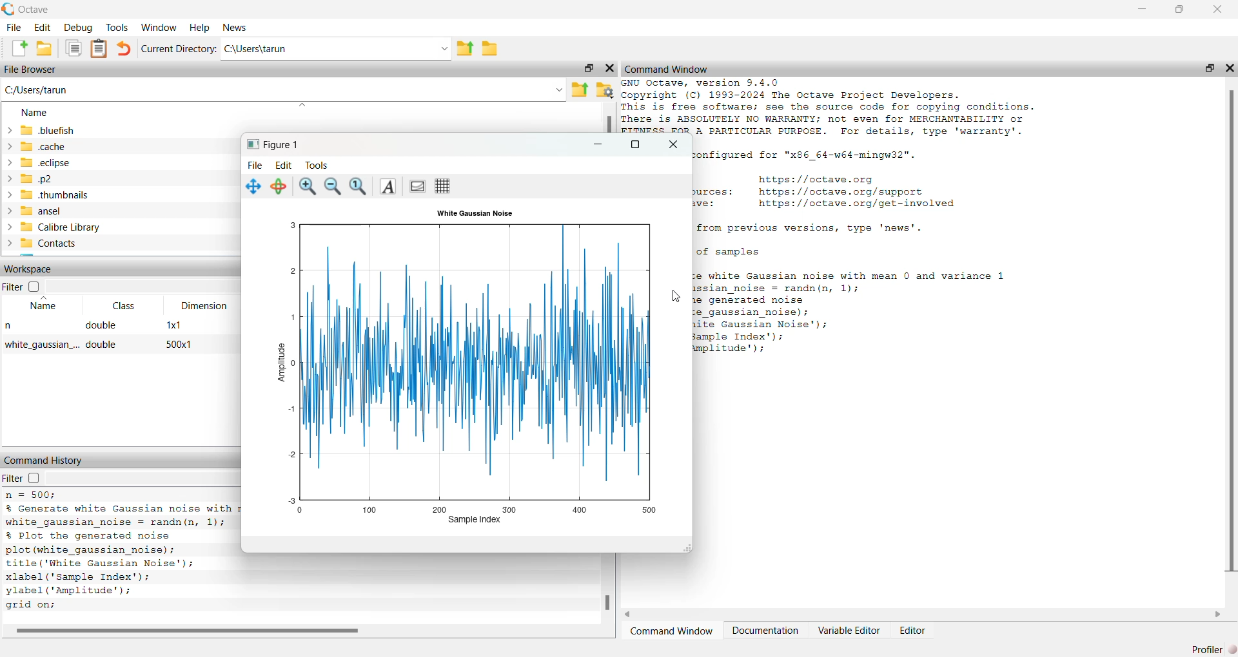  What do you see at coordinates (475, 366) in the screenshot?
I see `graph` at bounding box center [475, 366].